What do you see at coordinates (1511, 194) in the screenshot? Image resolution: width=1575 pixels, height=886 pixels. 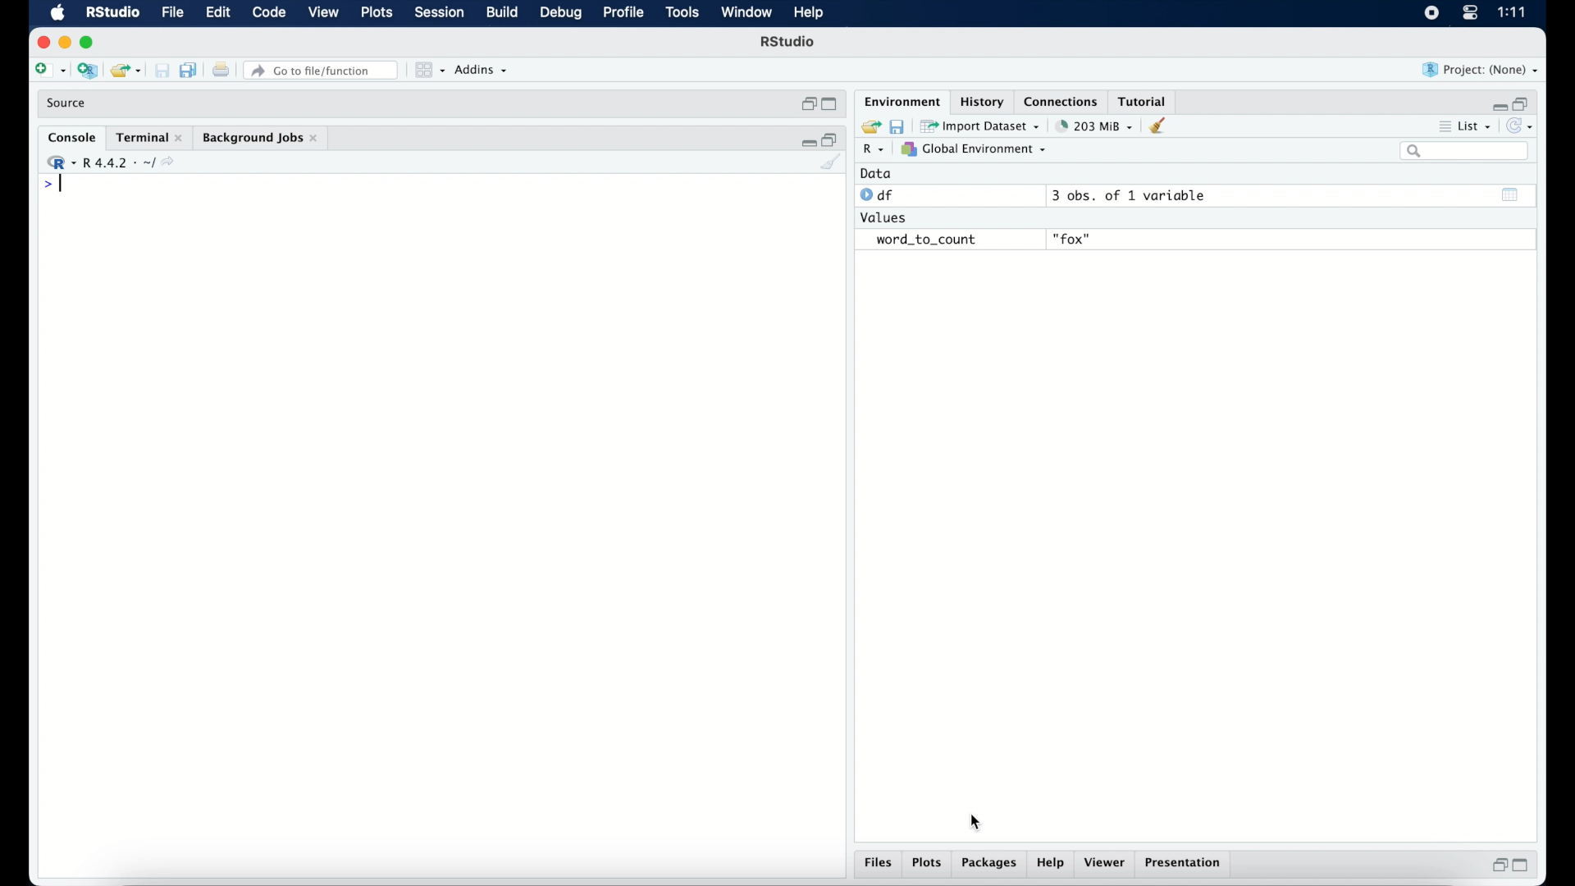 I see `show output window` at bounding box center [1511, 194].